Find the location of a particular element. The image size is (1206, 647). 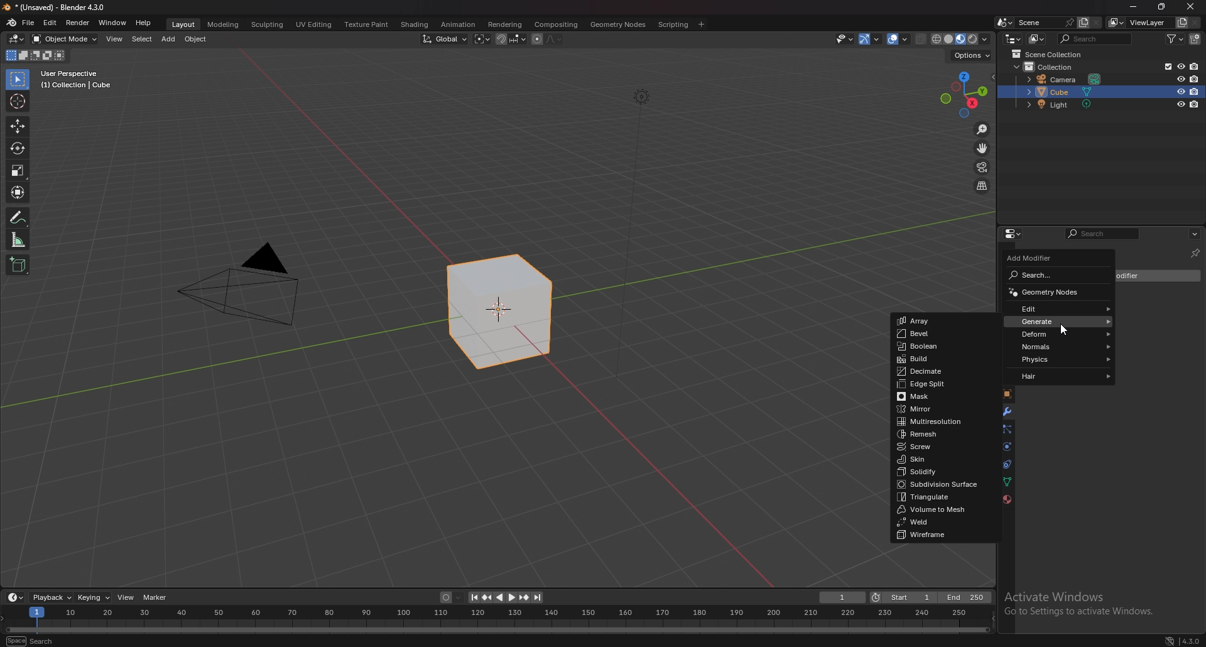

camera is located at coordinates (1066, 79).